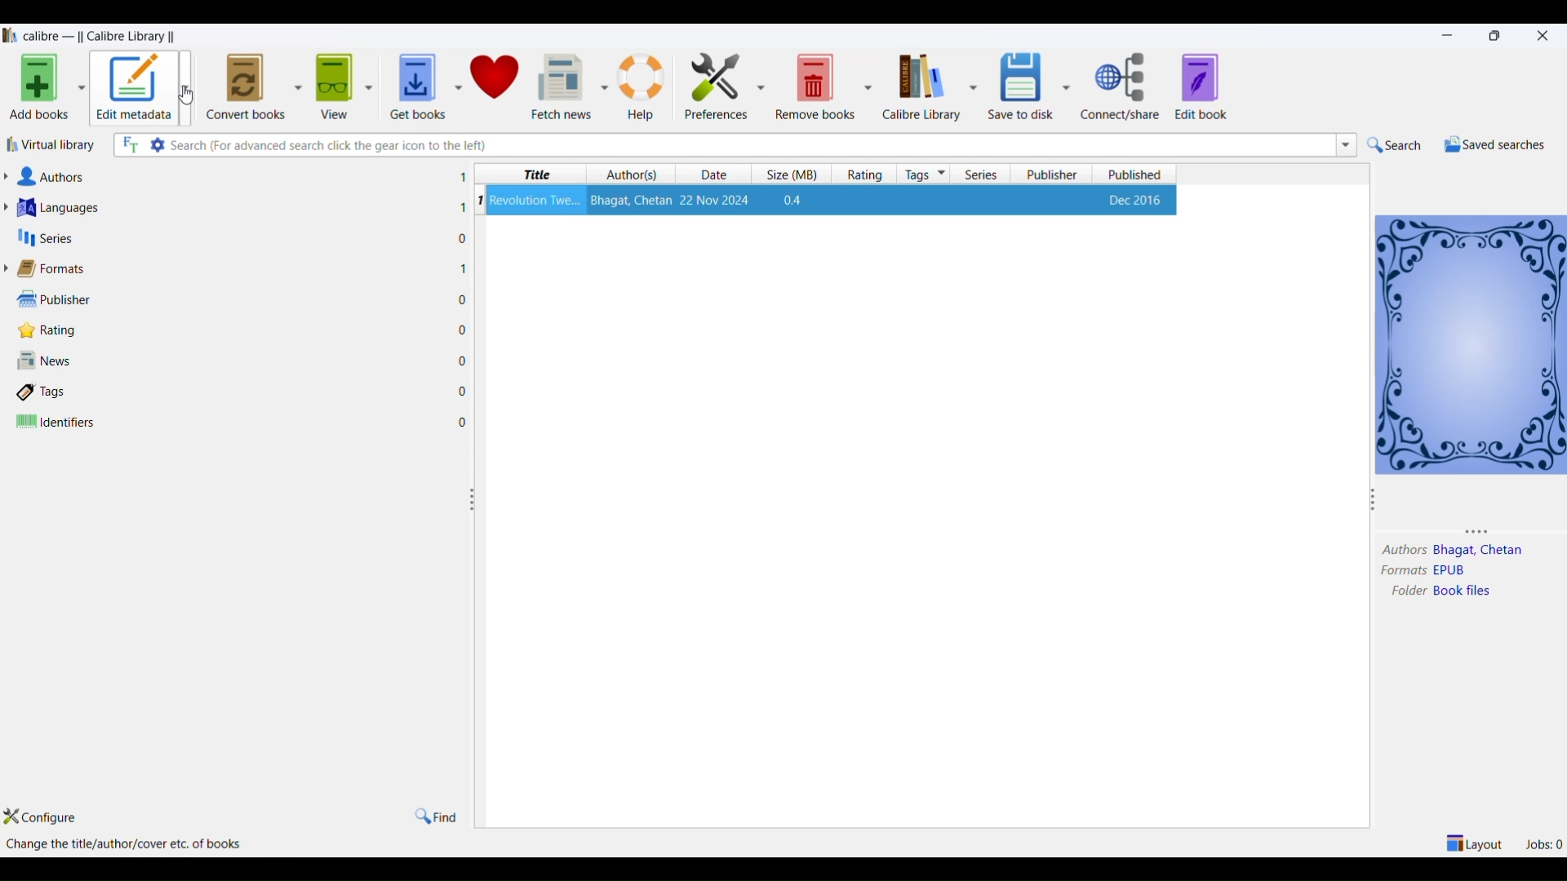 The height and width of the screenshot is (881, 1567). What do you see at coordinates (463, 239) in the screenshot?
I see `0` at bounding box center [463, 239].